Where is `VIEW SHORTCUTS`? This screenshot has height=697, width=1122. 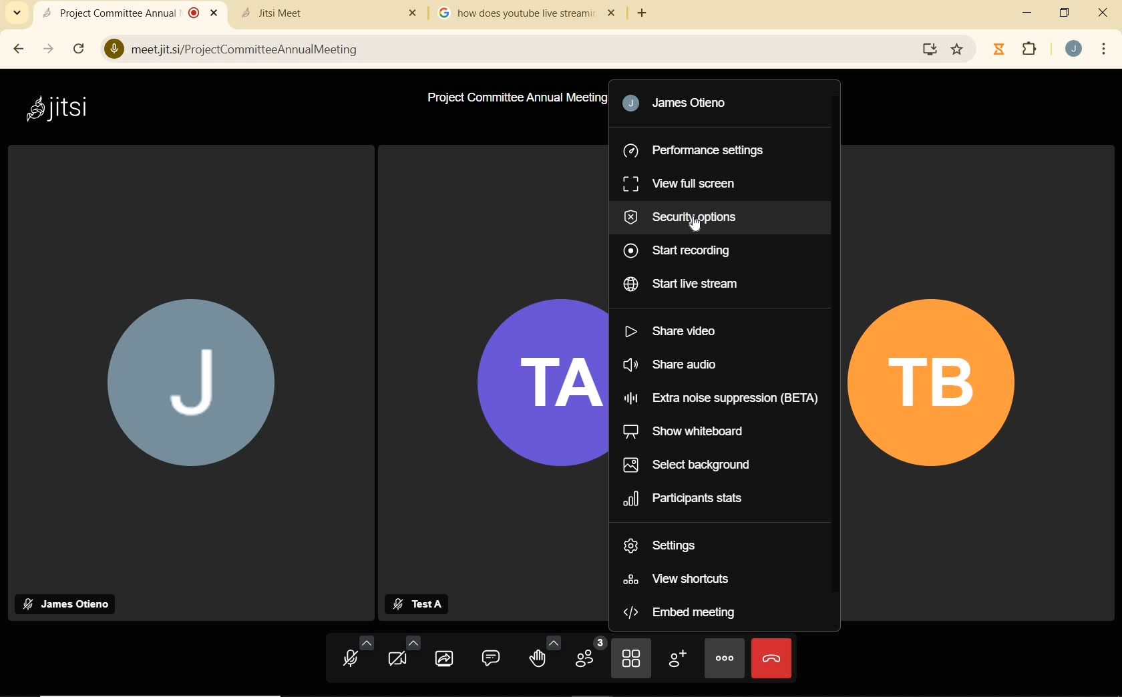 VIEW SHORTCUTS is located at coordinates (681, 577).